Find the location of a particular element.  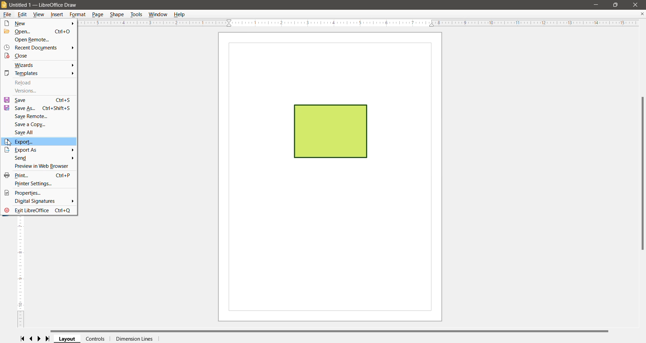

Save a Copy is located at coordinates (31, 124).